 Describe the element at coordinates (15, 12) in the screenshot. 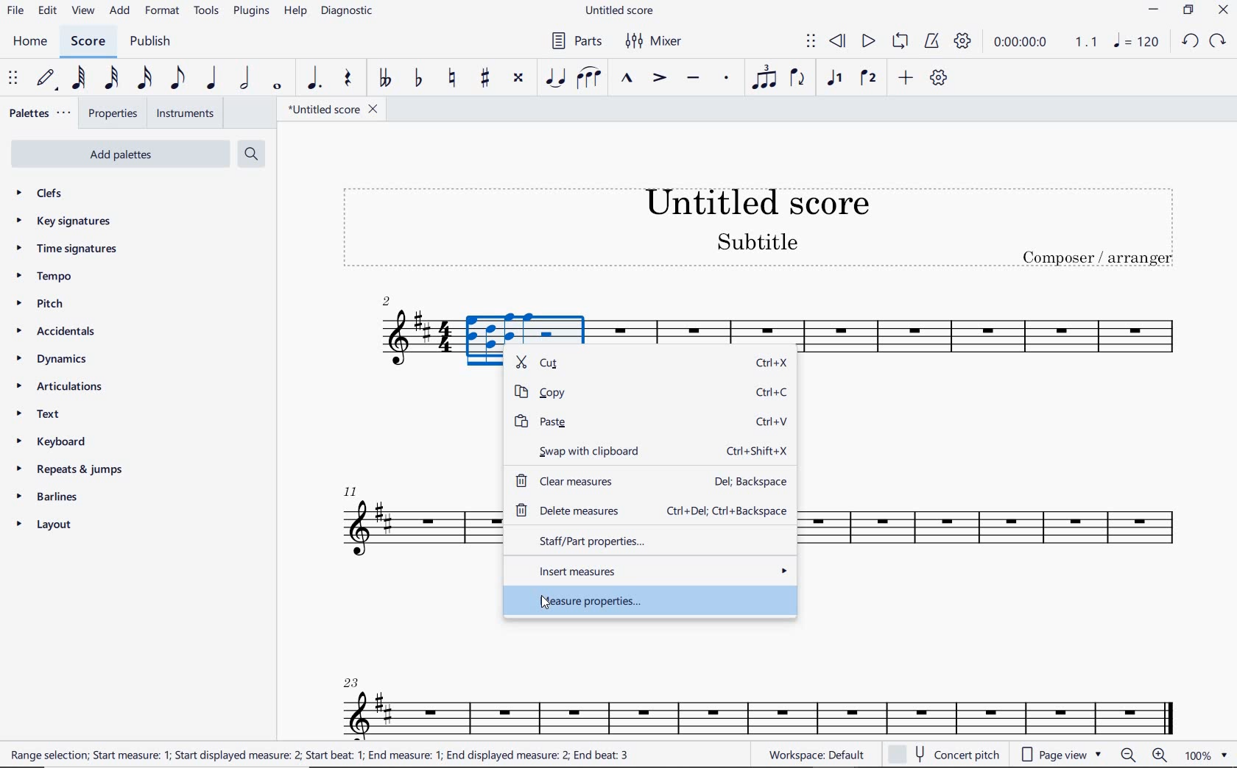

I see `FILE` at that location.